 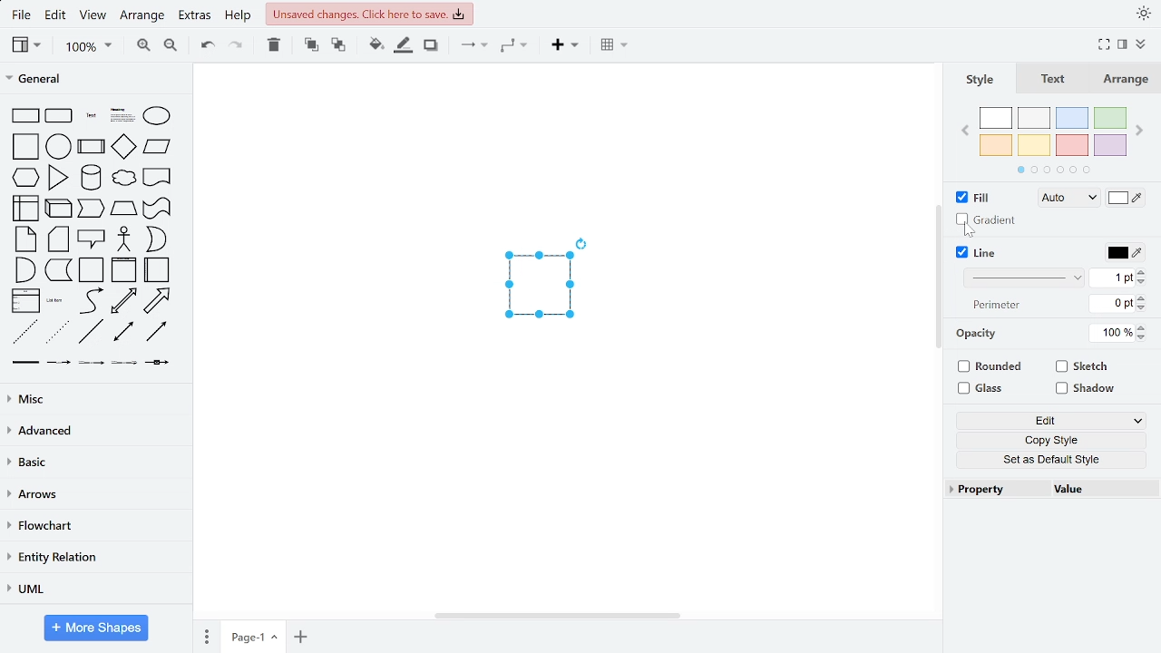 I want to click on fill color, so click(x=1127, y=198).